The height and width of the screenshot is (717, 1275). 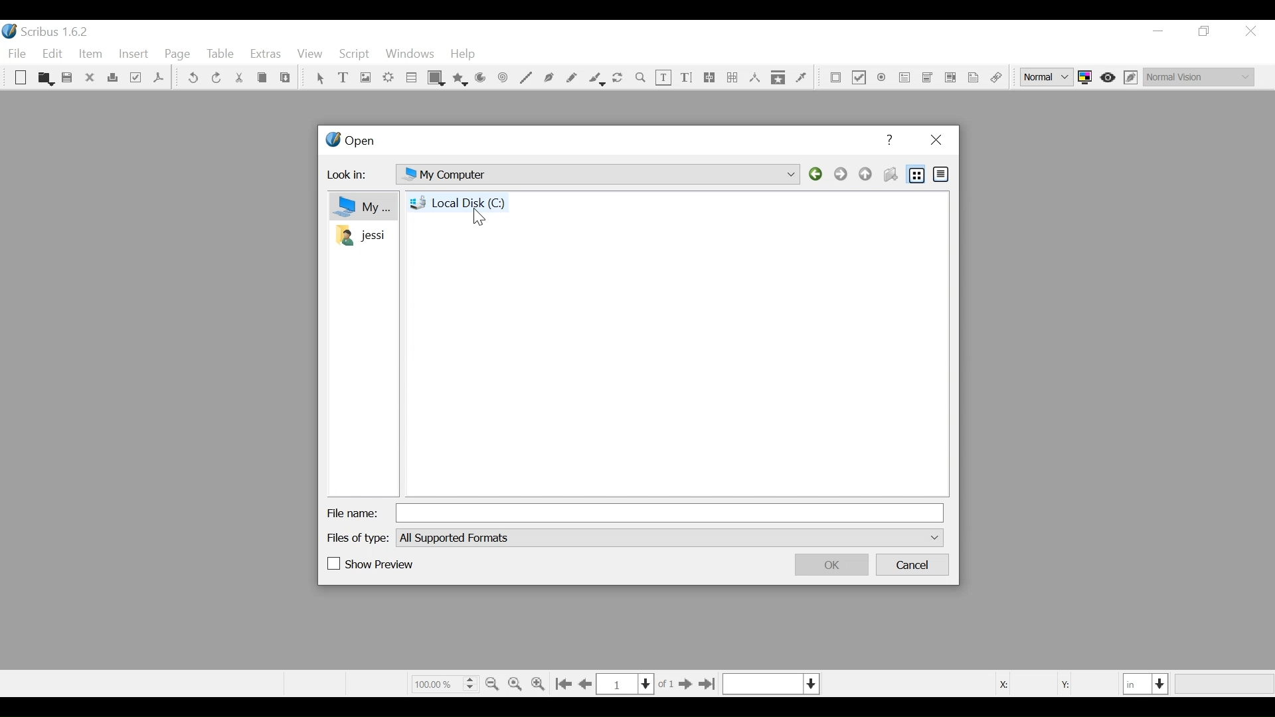 What do you see at coordinates (459, 202) in the screenshot?
I see `Local Disc C` at bounding box center [459, 202].